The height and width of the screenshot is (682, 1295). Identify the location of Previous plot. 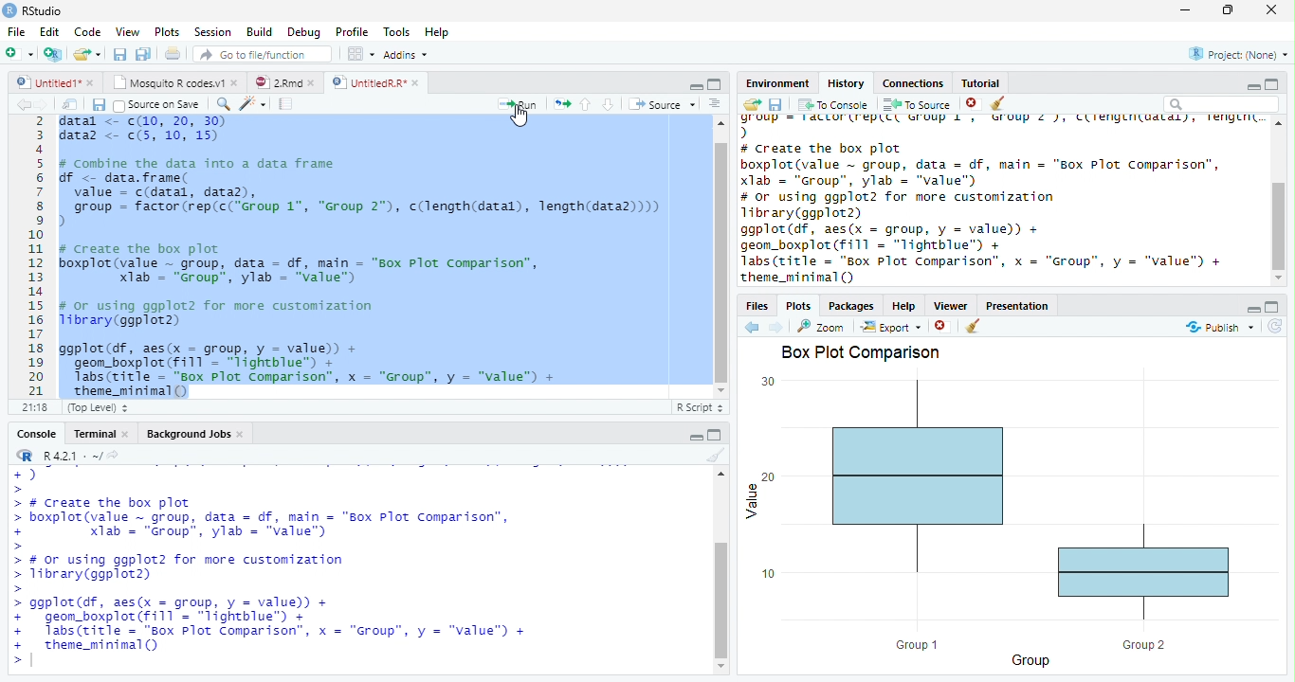
(752, 327).